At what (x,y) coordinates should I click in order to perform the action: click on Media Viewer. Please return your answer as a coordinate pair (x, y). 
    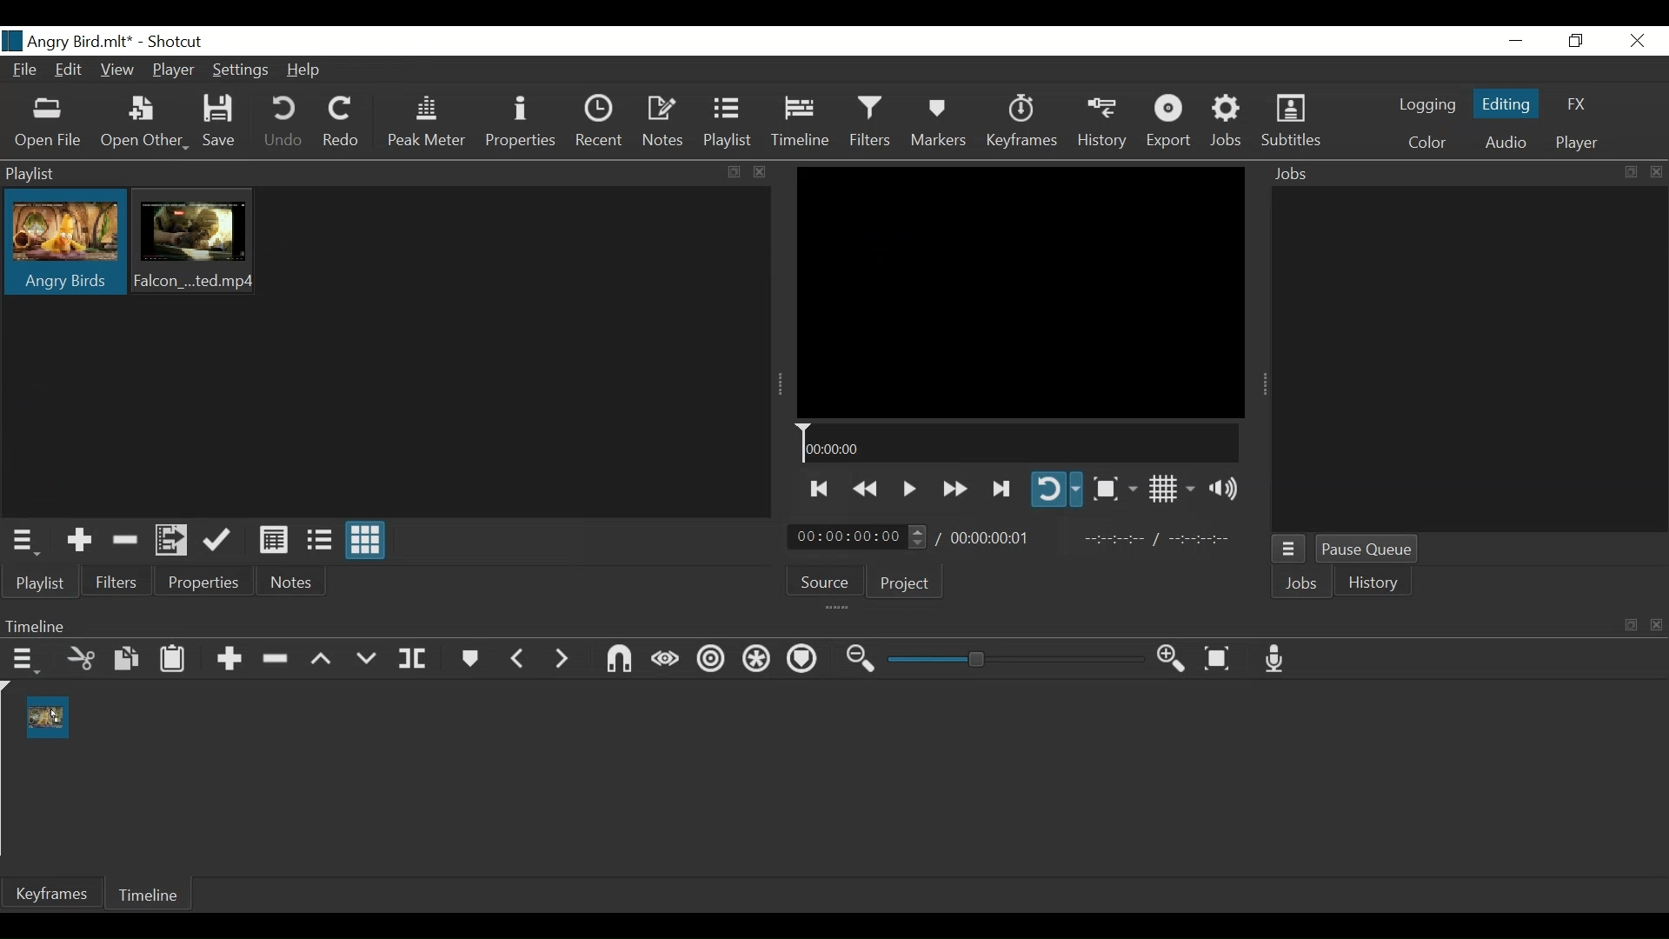
    Looking at the image, I should click on (1020, 292).